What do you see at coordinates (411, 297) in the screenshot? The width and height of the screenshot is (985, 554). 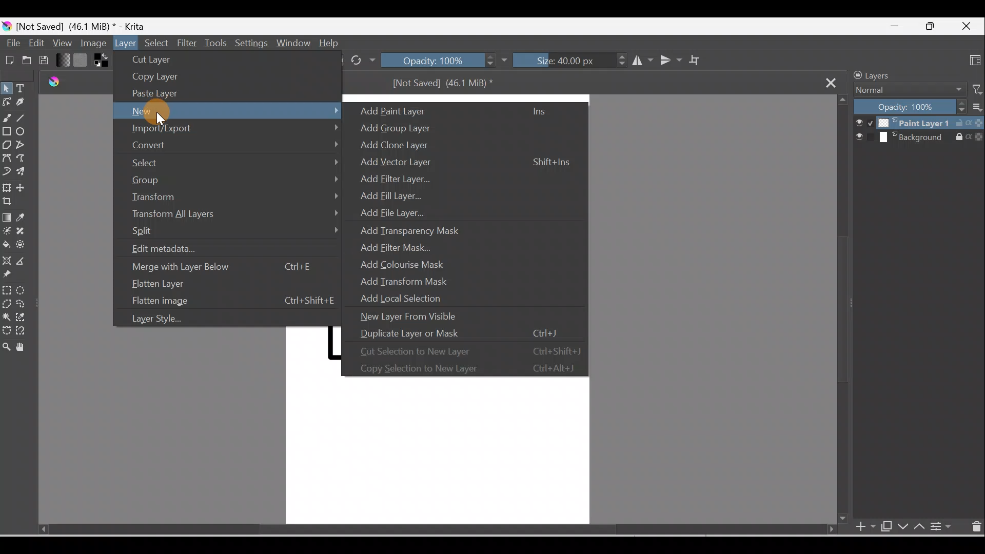 I see `Add local selection` at bounding box center [411, 297].